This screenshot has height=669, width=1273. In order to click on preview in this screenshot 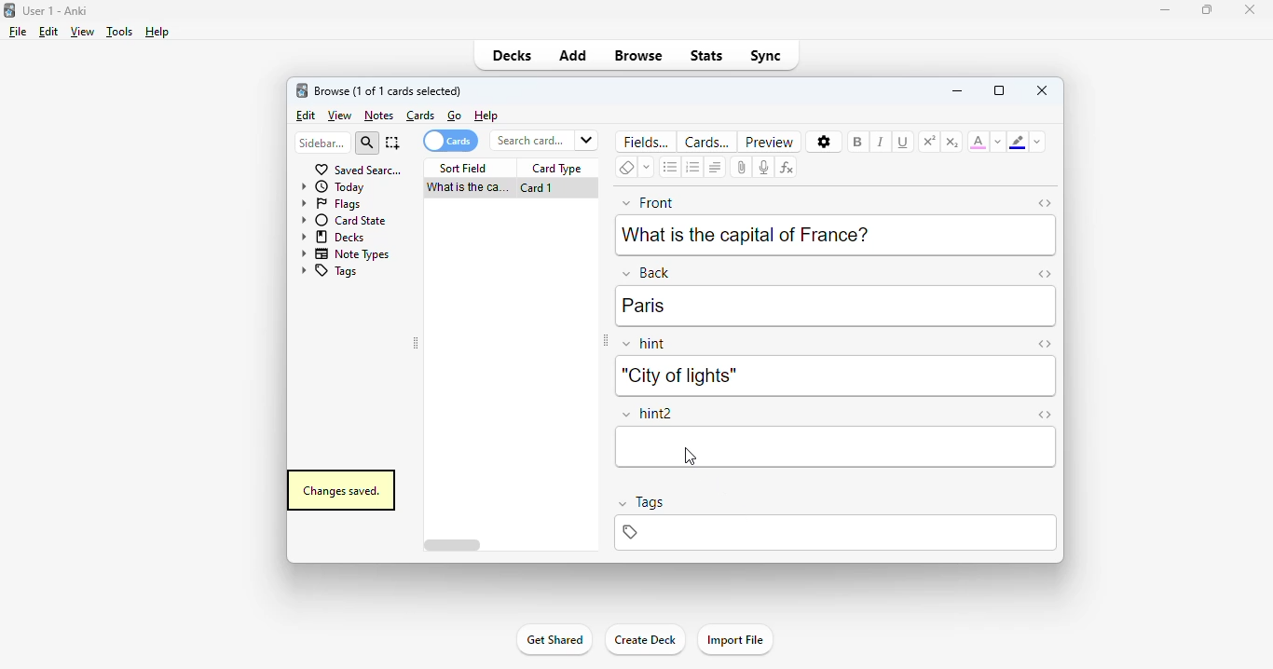, I will do `click(770, 142)`.